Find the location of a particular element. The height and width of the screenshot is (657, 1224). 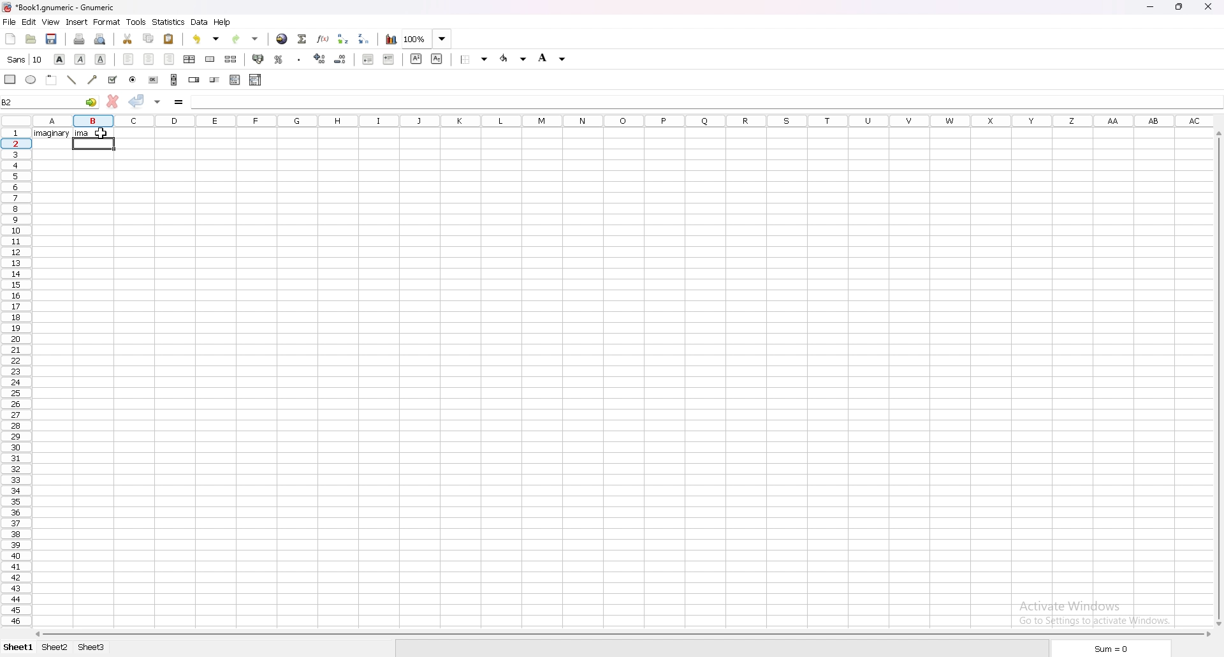

accept changes in all cells is located at coordinates (159, 101).